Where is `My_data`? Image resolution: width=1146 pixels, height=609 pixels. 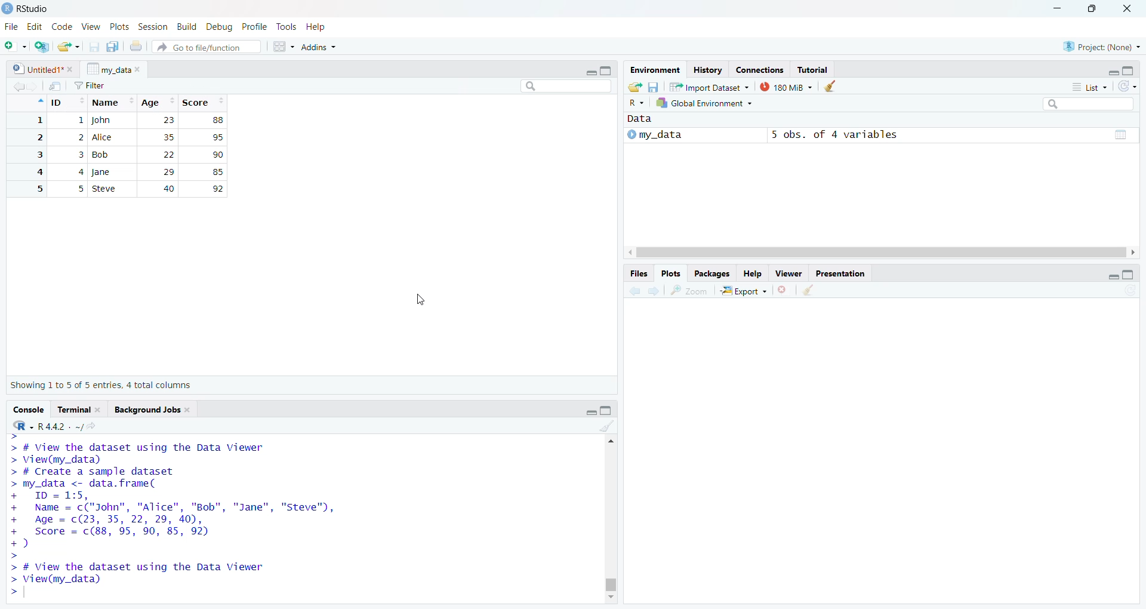 My_data is located at coordinates (654, 136).